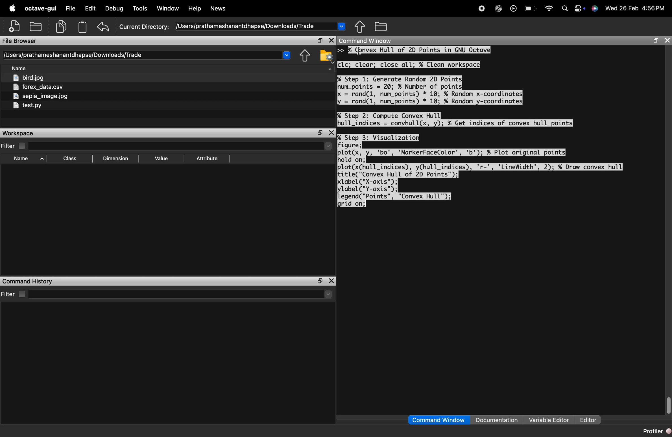 This screenshot has height=437, width=672. I want to click on wifi, so click(549, 9).